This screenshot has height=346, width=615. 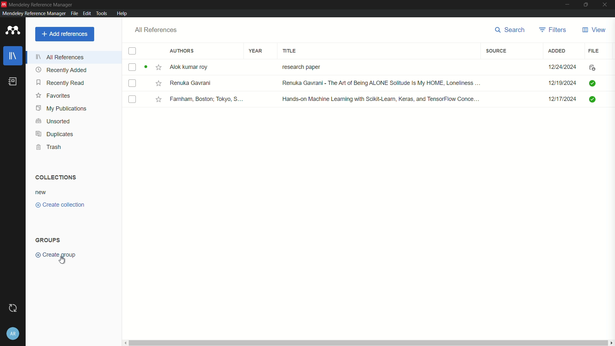 What do you see at coordinates (553, 29) in the screenshot?
I see `filters` at bounding box center [553, 29].